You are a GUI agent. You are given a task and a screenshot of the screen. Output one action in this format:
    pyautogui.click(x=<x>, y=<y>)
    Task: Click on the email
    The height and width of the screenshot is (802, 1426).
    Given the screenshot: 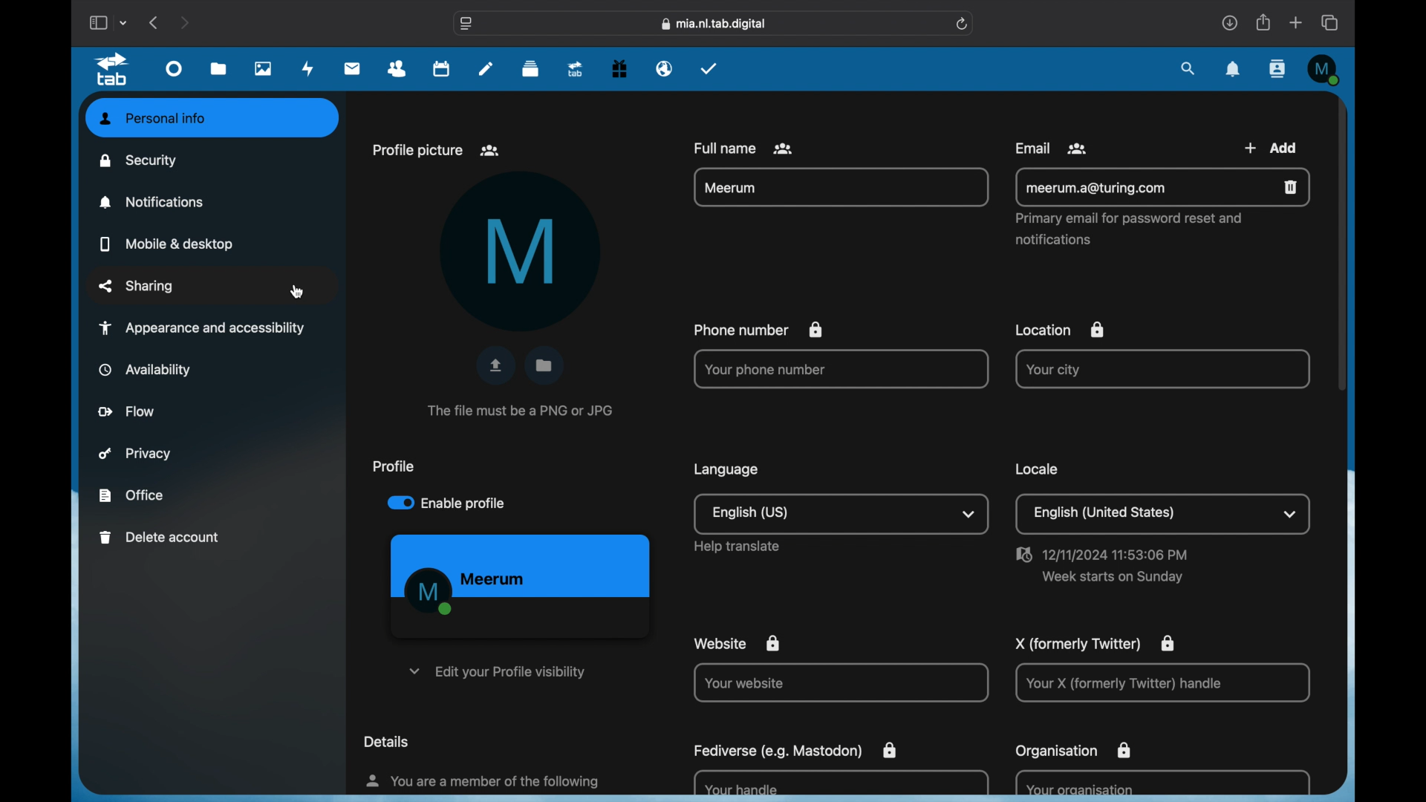 What is the action you would take?
    pyautogui.click(x=665, y=69)
    